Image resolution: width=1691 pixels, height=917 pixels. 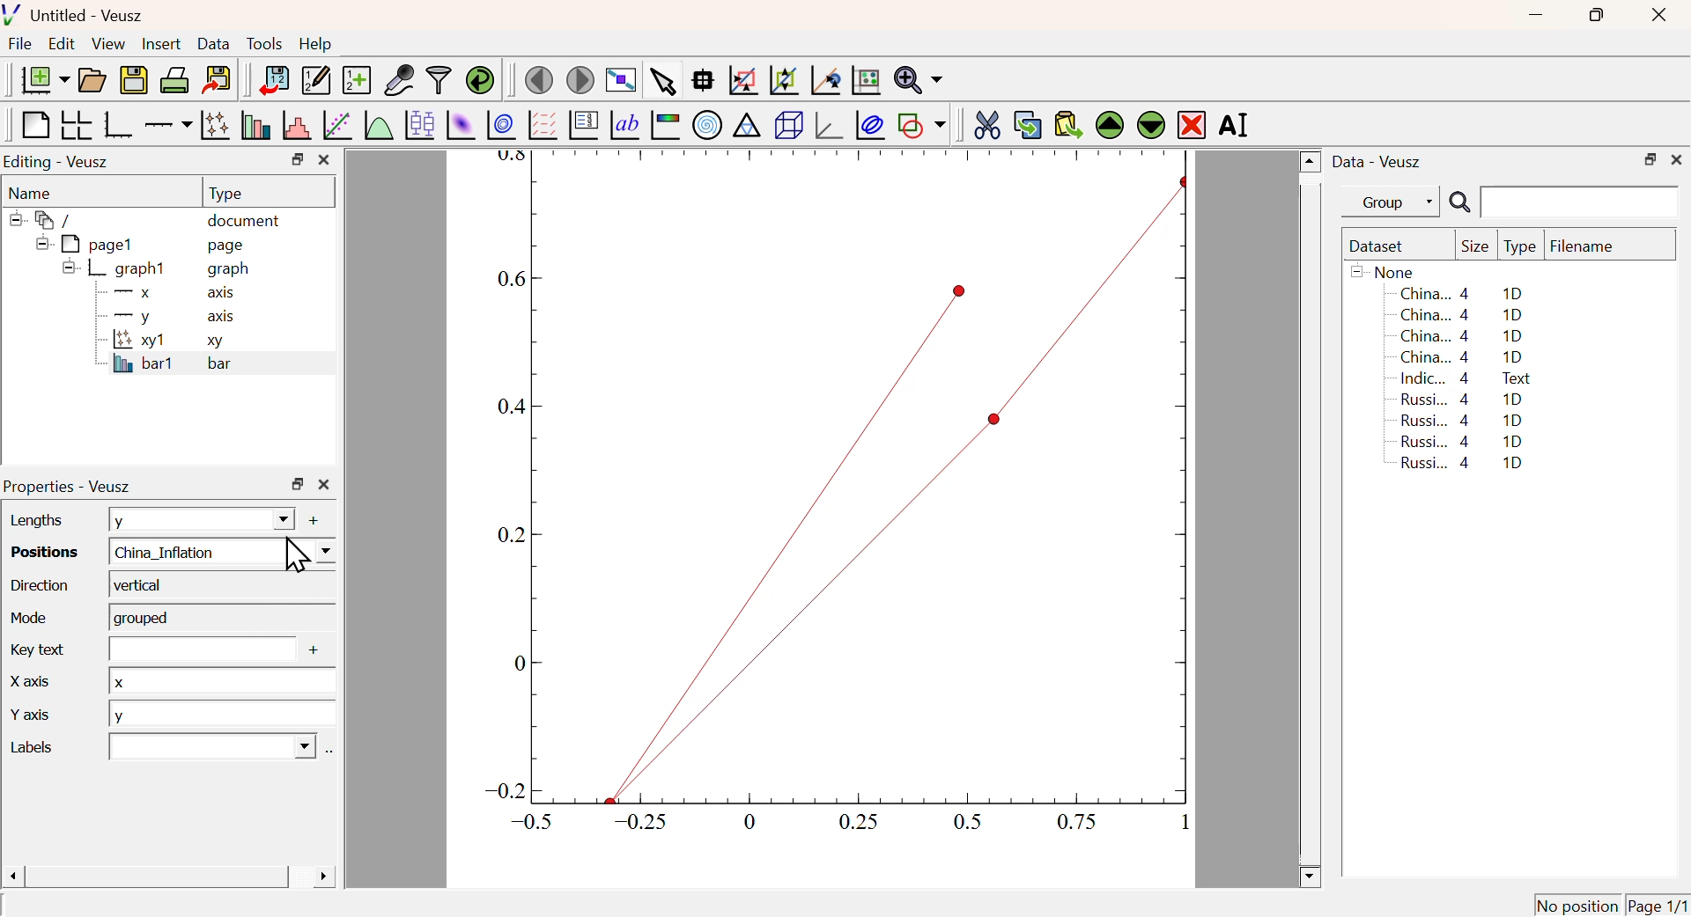 What do you see at coordinates (666, 126) in the screenshot?
I see `Image Color bar` at bounding box center [666, 126].